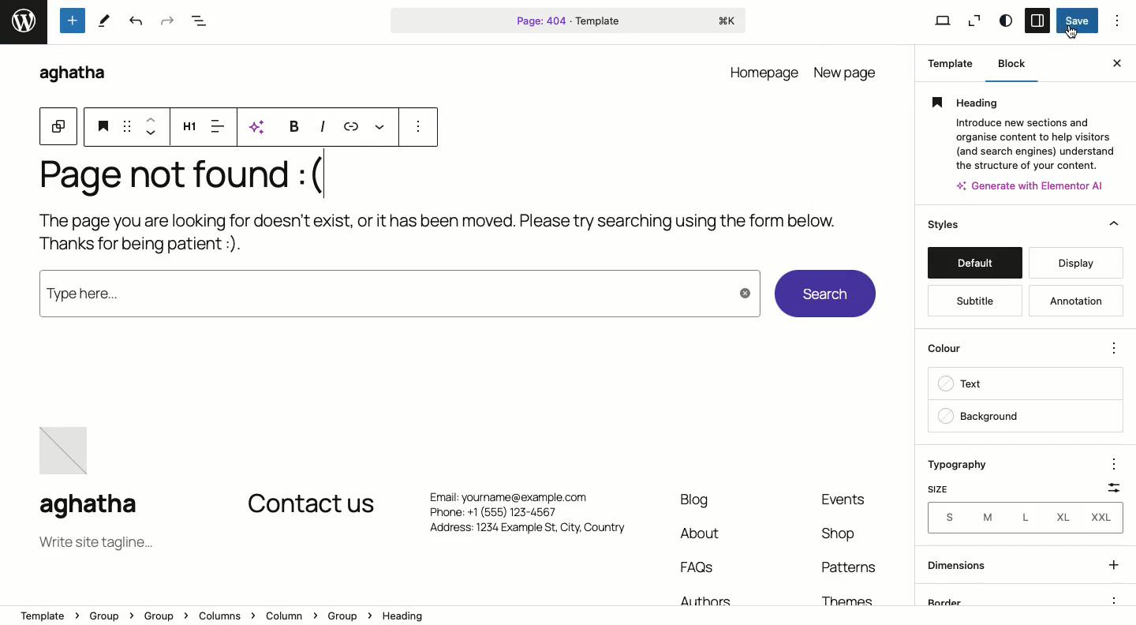 Image resolution: width=1136 pixels, height=625 pixels. What do you see at coordinates (1081, 260) in the screenshot?
I see `display` at bounding box center [1081, 260].